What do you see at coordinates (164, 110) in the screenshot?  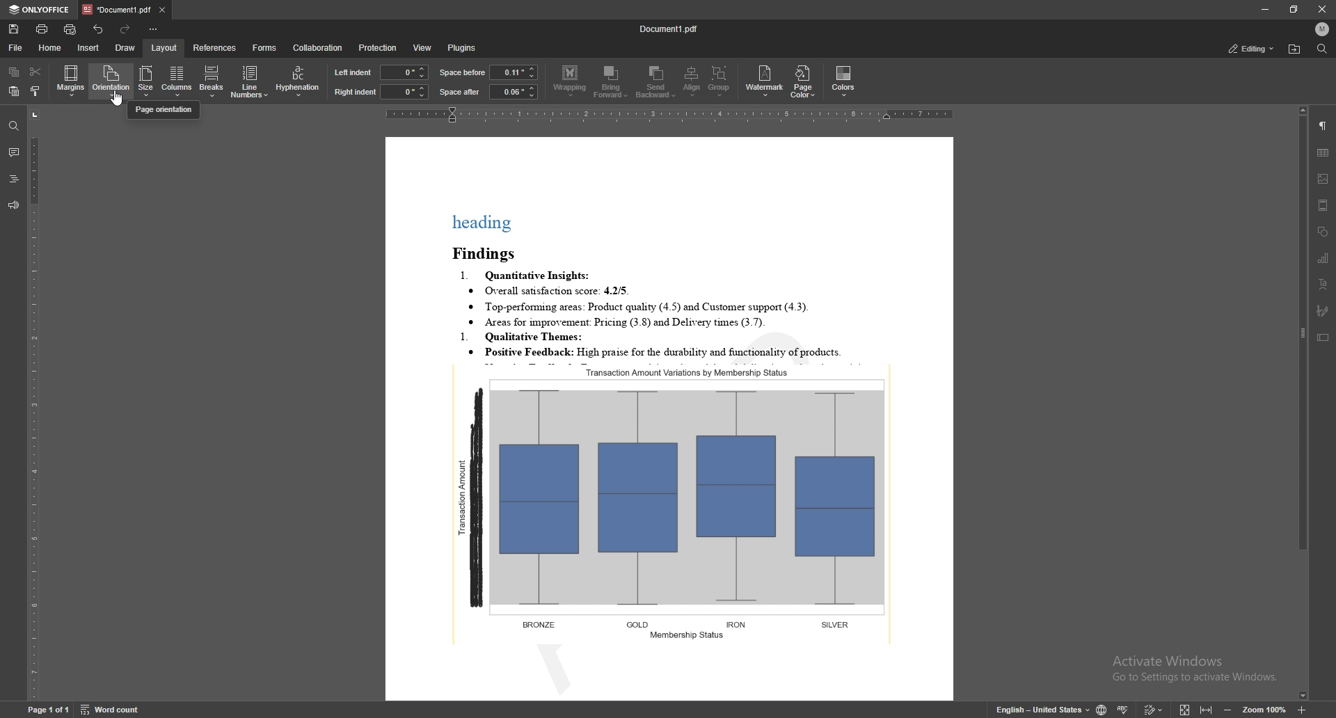 I see `cursor description` at bounding box center [164, 110].